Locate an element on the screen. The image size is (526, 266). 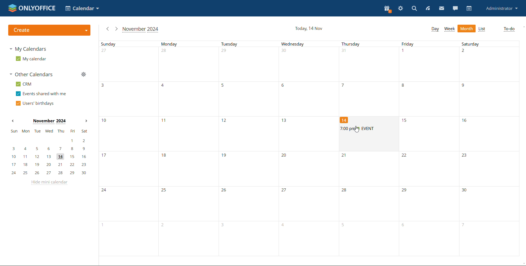
number is located at coordinates (285, 226).